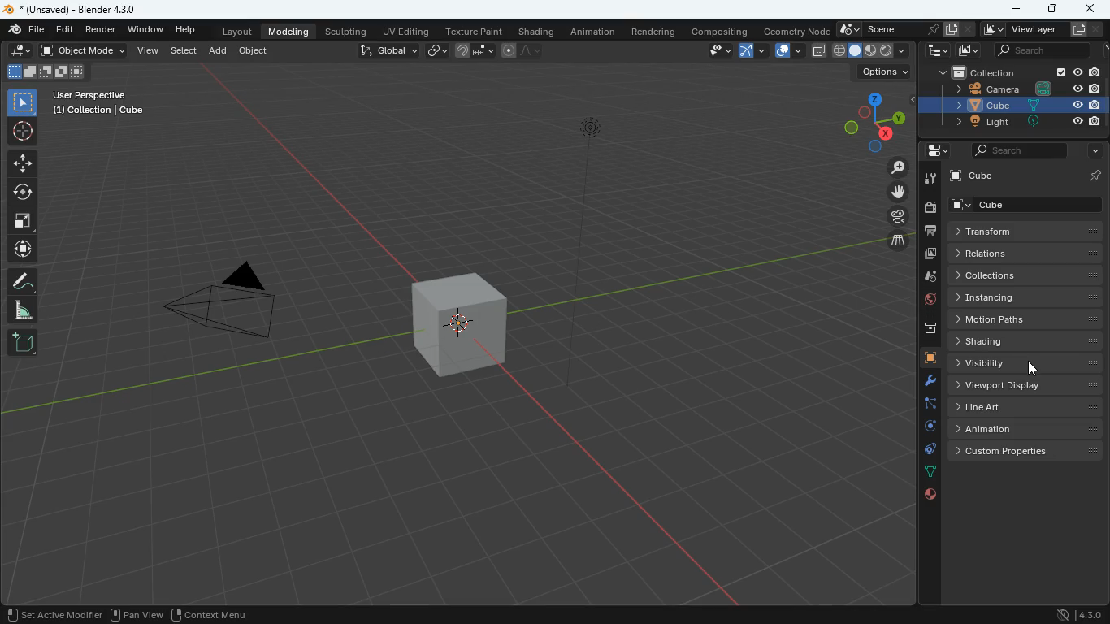  What do you see at coordinates (135, 613) in the screenshot?
I see `pan view` at bounding box center [135, 613].